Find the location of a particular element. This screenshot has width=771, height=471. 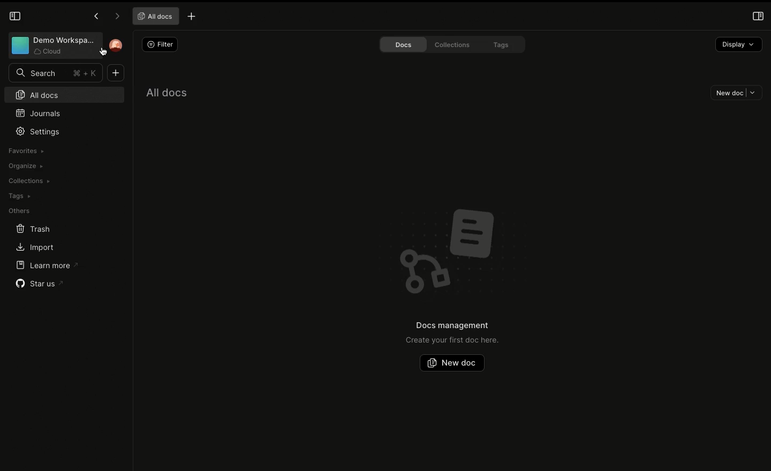

All docs is located at coordinates (167, 90).